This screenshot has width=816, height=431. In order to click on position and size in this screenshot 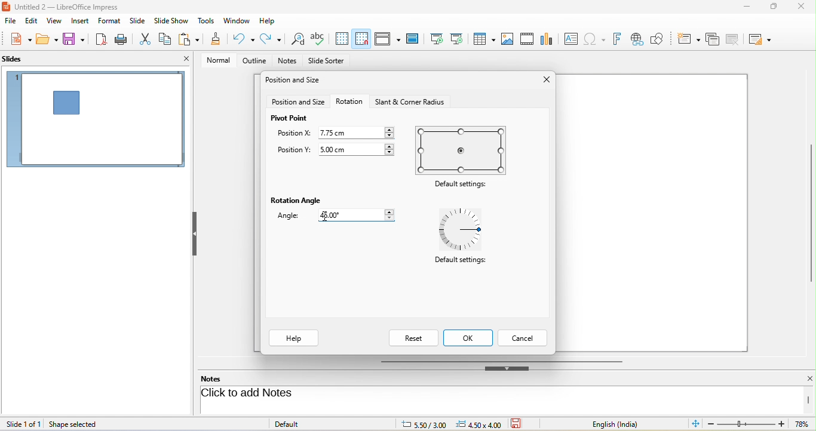, I will do `click(298, 102)`.